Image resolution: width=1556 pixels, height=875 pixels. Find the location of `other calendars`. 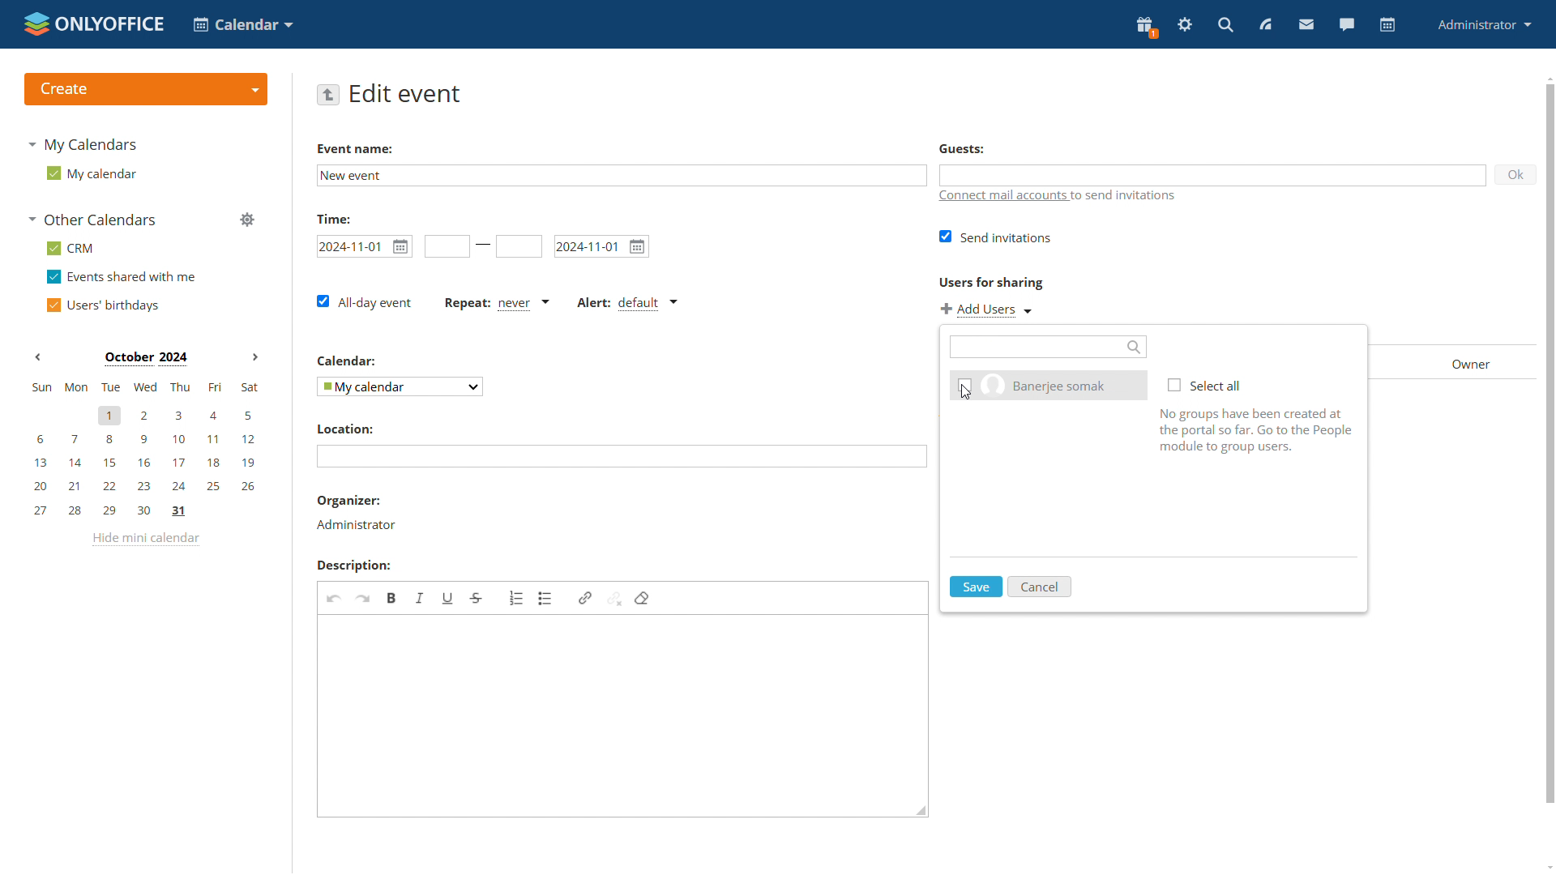

other calendars is located at coordinates (94, 220).